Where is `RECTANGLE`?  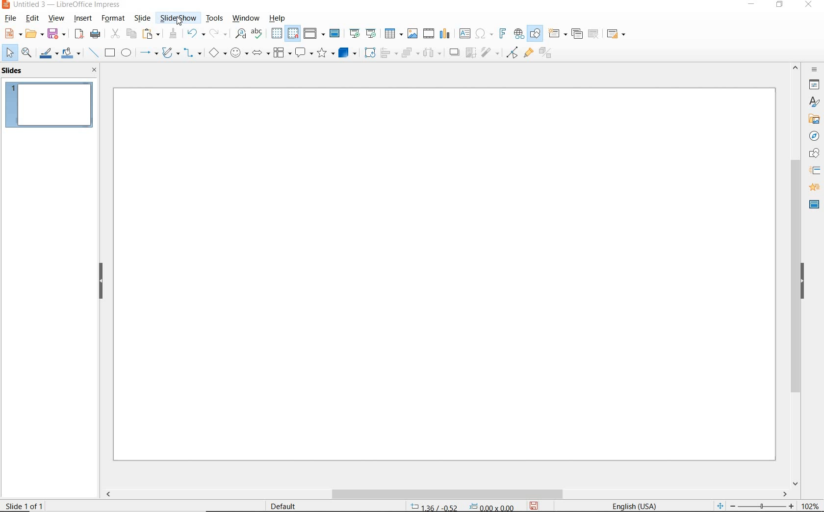 RECTANGLE is located at coordinates (111, 52).